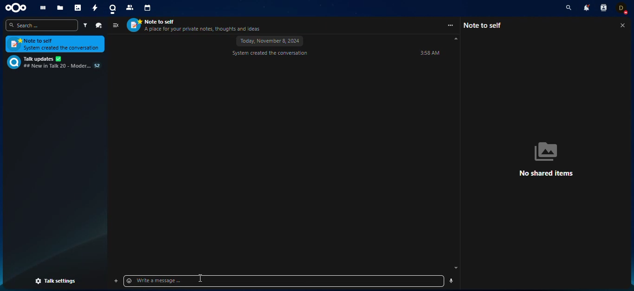 The height and width of the screenshot is (291, 634). What do you see at coordinates (603, 9) in the screenshot?
I see `contact` at bounding box center [603, 9].